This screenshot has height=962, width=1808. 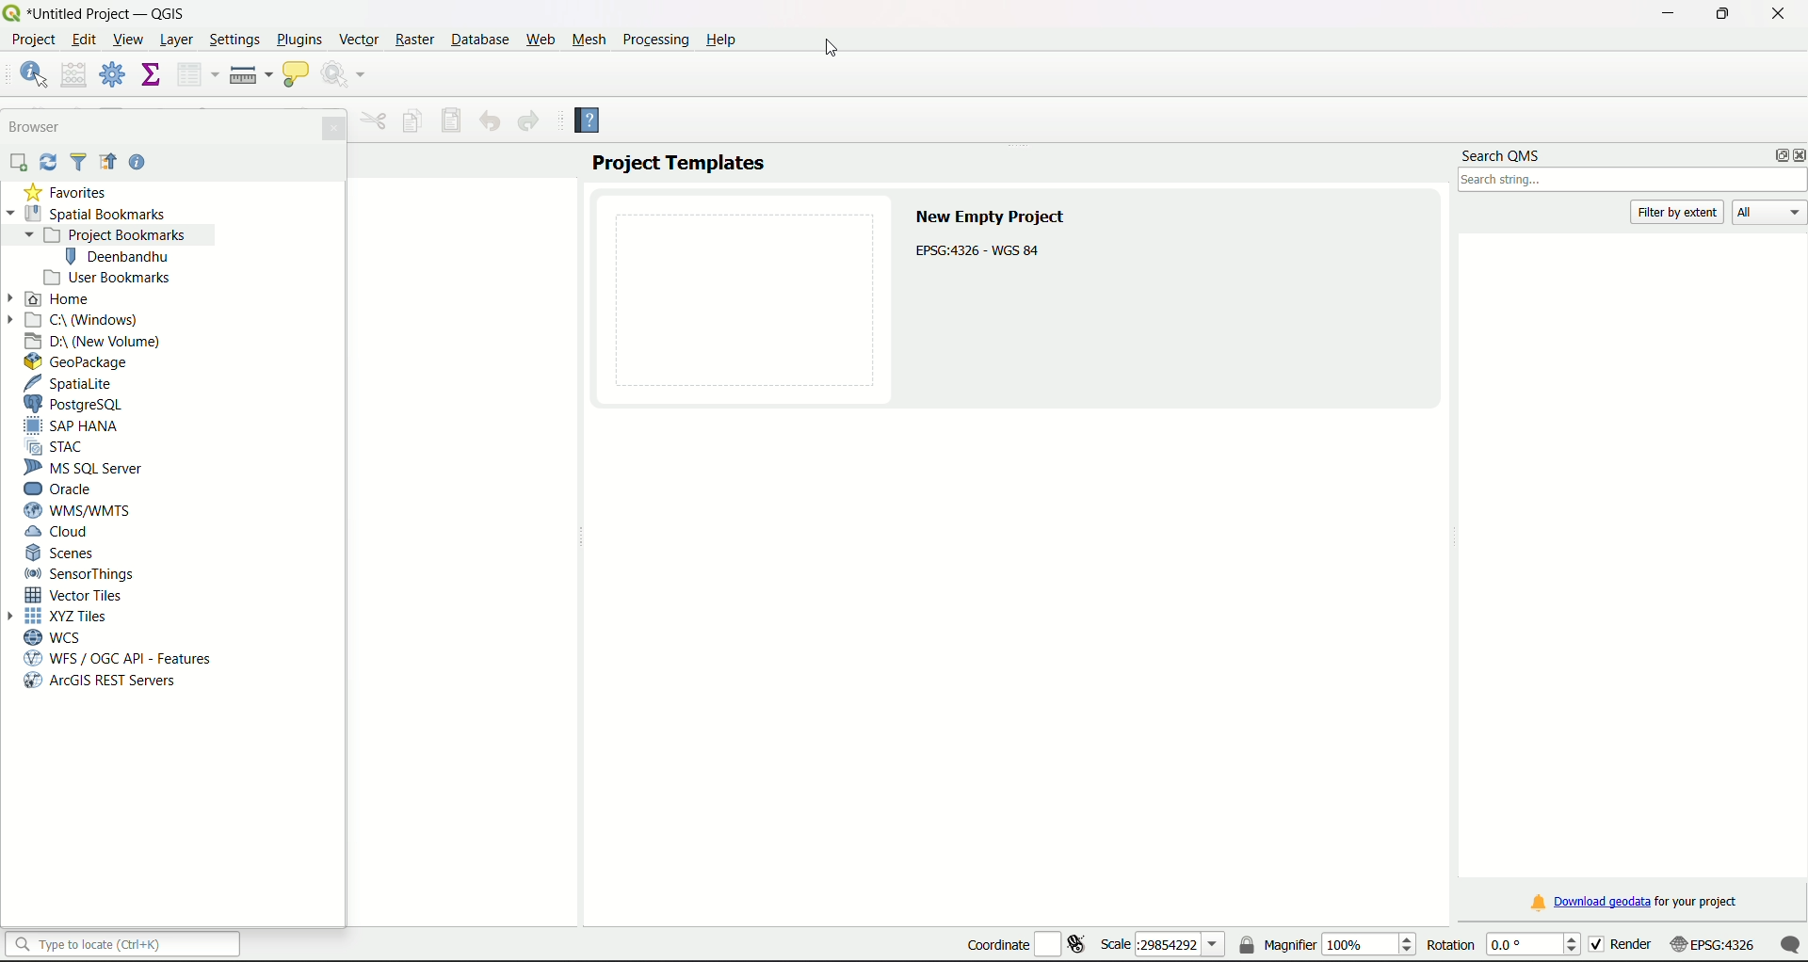 I want to click on Vector Tiles, so click(x=75, y=594).